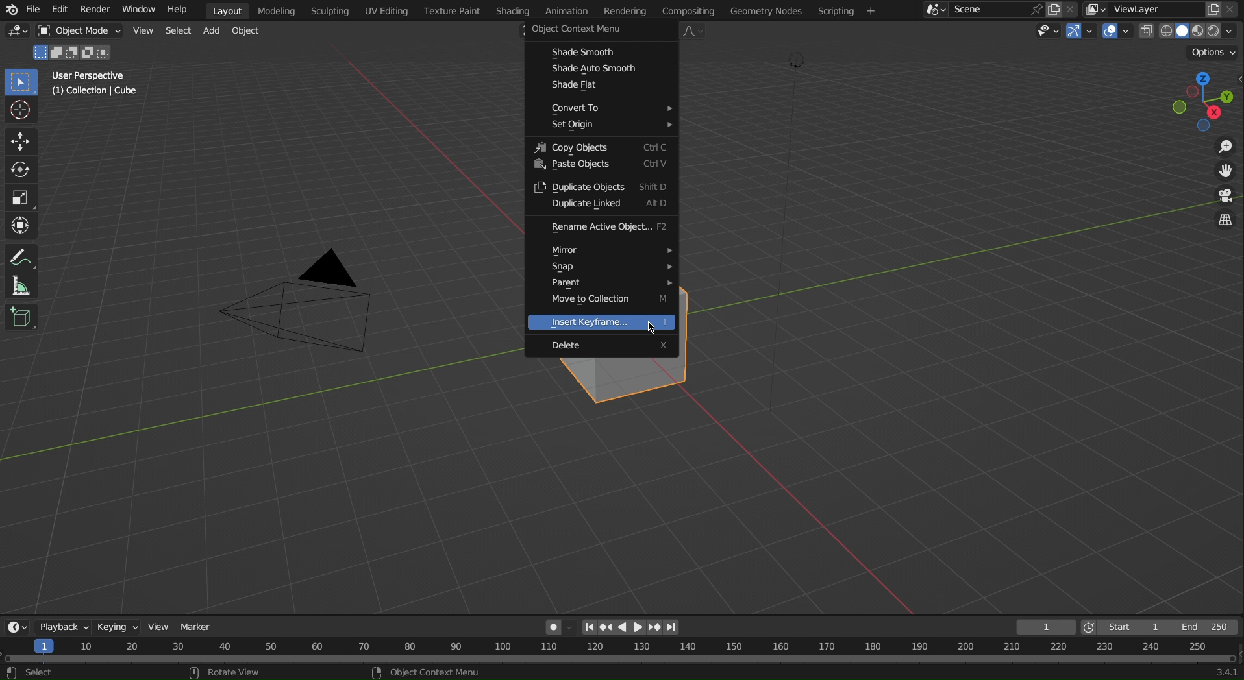  What do you see at coordinates (513, 10) in the screenshot?
I see `Shading` at bounding box center [513, 10].